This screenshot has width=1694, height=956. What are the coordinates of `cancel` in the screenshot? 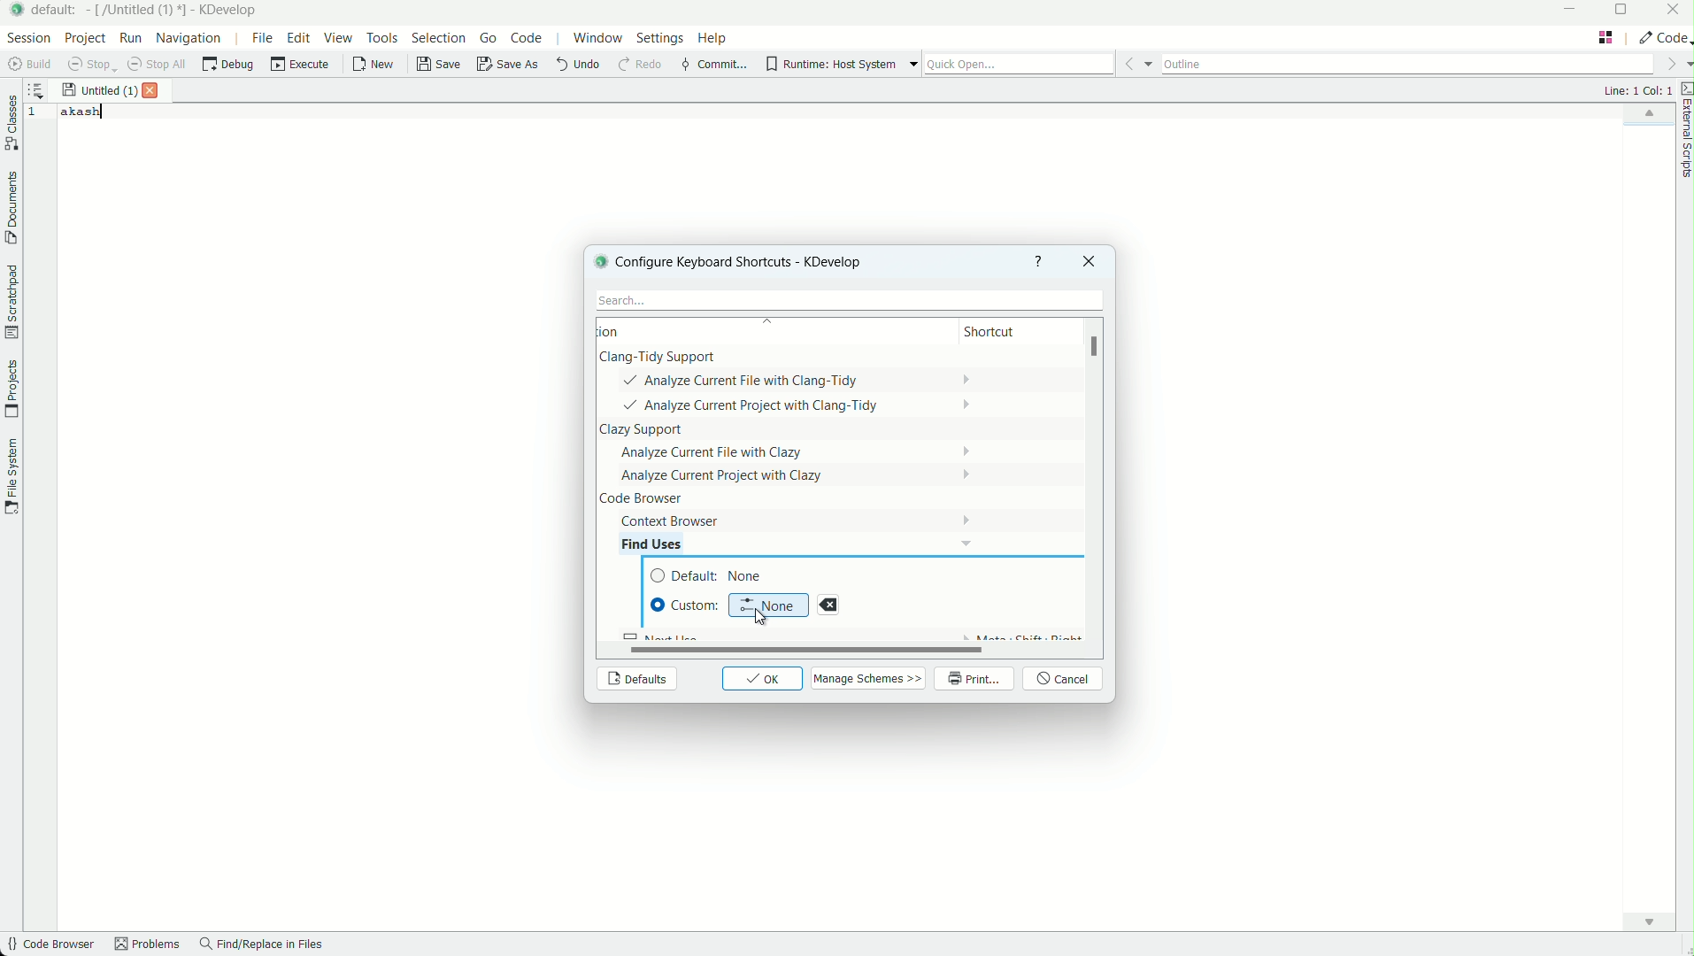 It's located at (1065, 680).